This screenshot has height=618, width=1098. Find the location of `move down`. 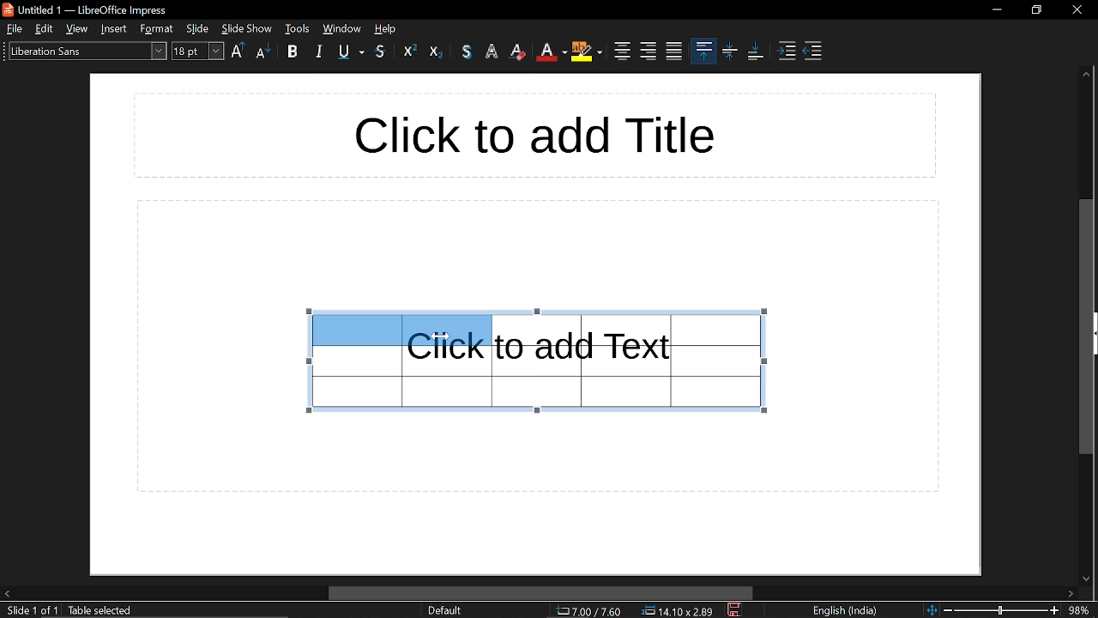

move down is located at coordinates (1088, 578).